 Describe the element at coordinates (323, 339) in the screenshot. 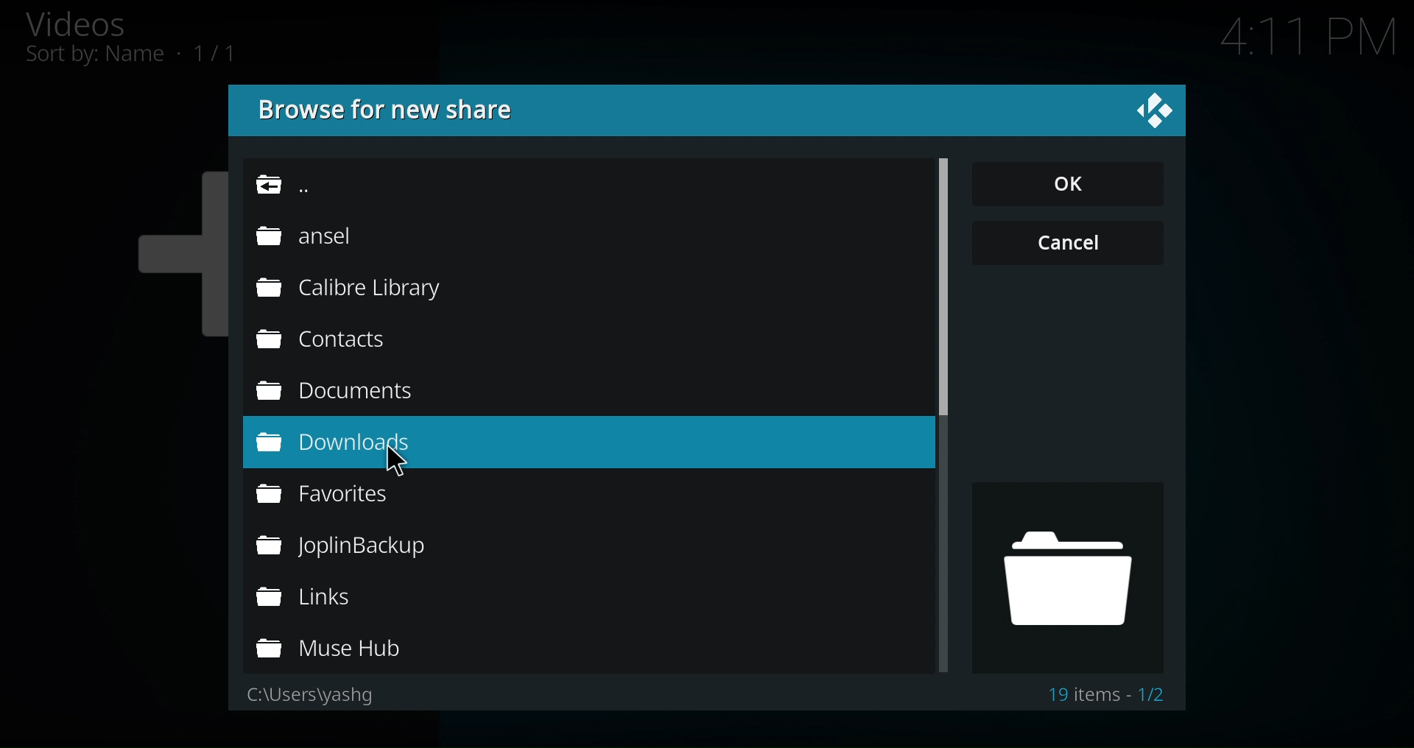

I see `Contacts` at that location.